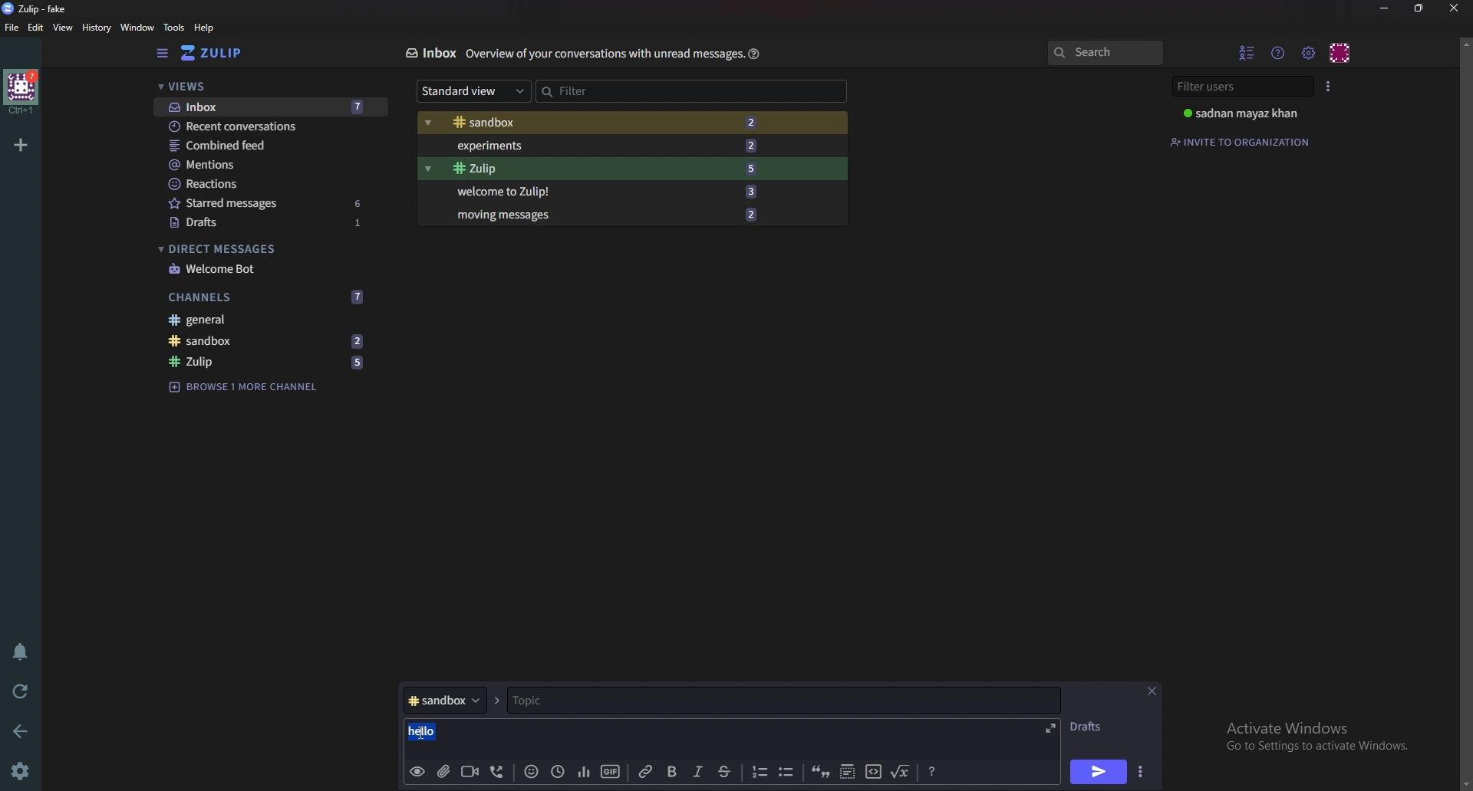  I want to click on Browse 1 more channel, so click(248, 387).